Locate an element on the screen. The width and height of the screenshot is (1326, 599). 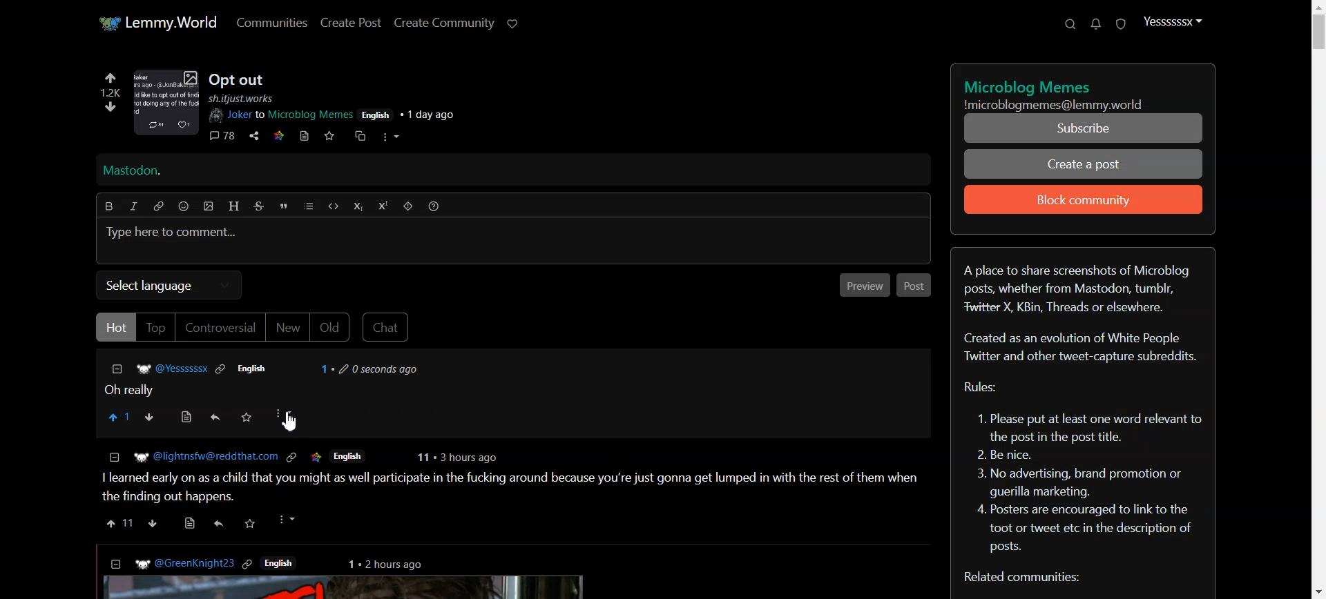
upvote is located at coordinates (110, 79).